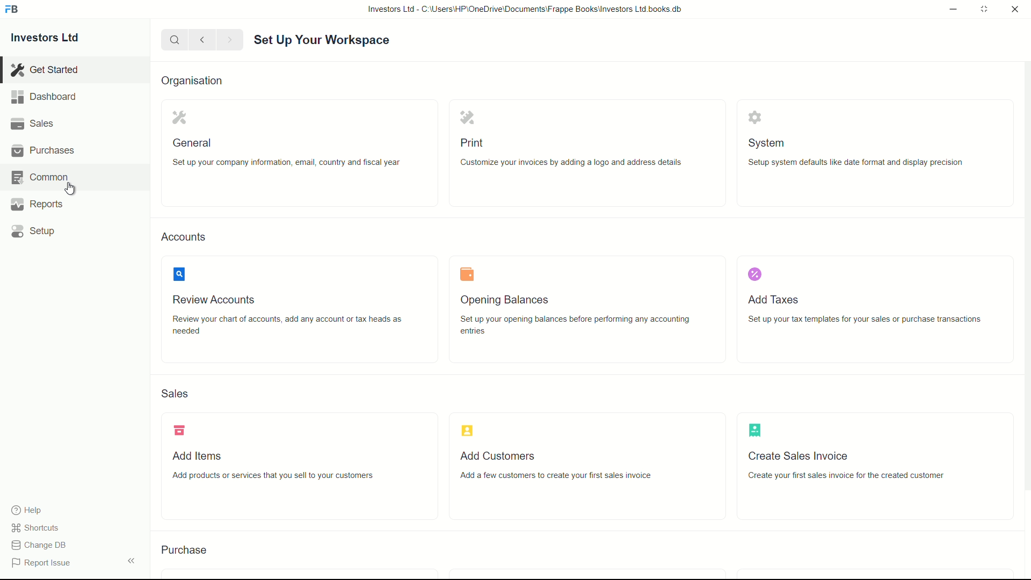  I want to click on Print, so click(472, 141).